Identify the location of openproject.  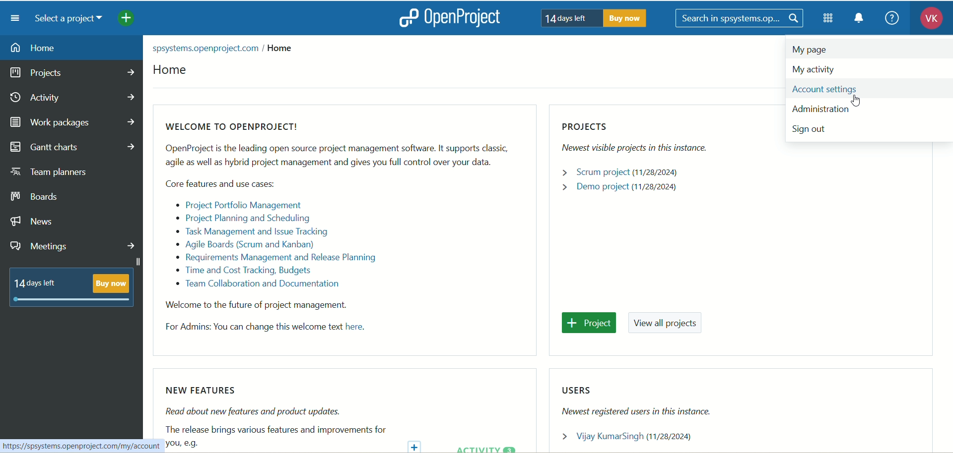
(468, 19).